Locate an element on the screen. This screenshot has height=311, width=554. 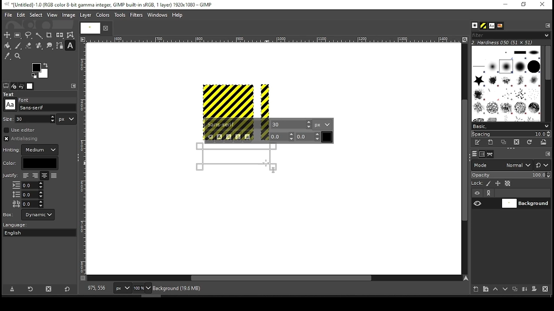
link is located at coordinates (489, 193).